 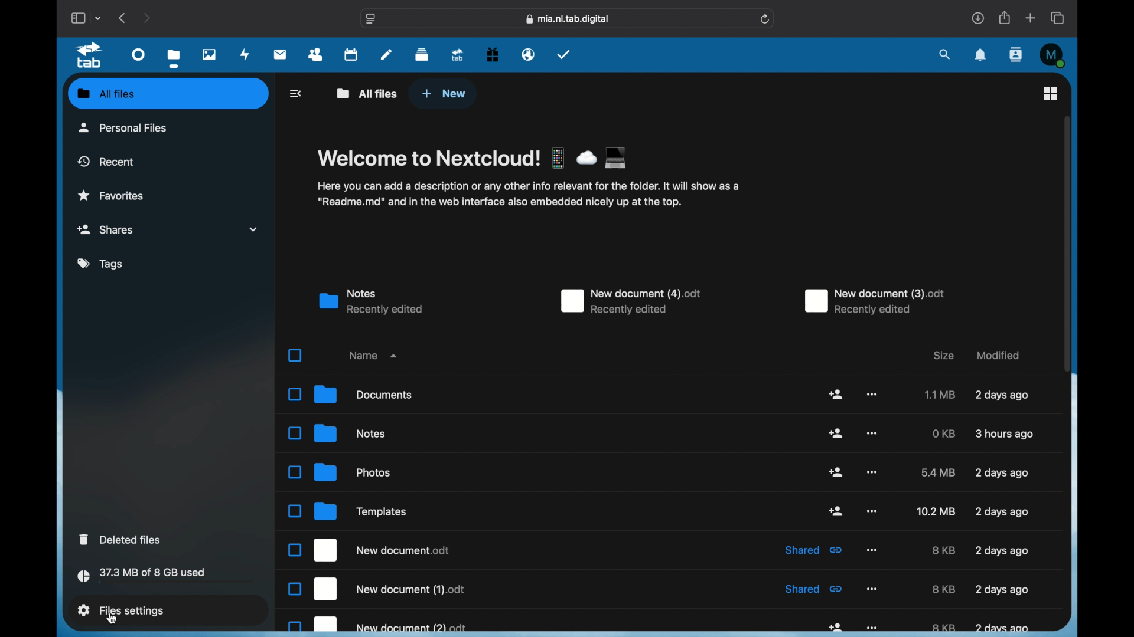 I want to click on more options, so click(x=872, y=473).